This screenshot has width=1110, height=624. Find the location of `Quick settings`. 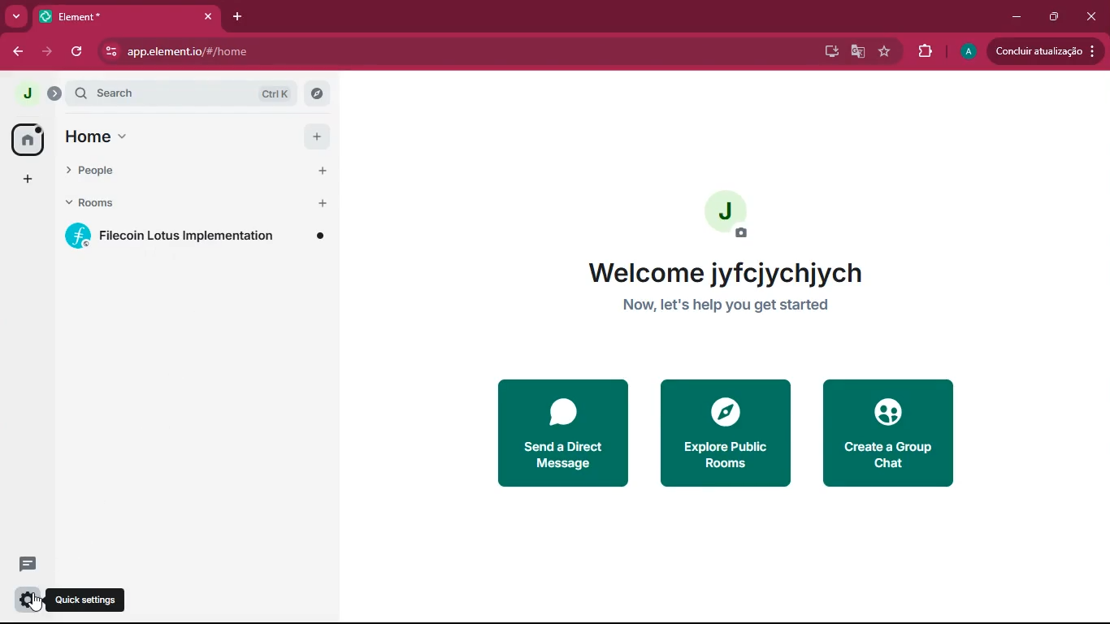

Quick settings is located at coordinates (88, 600).